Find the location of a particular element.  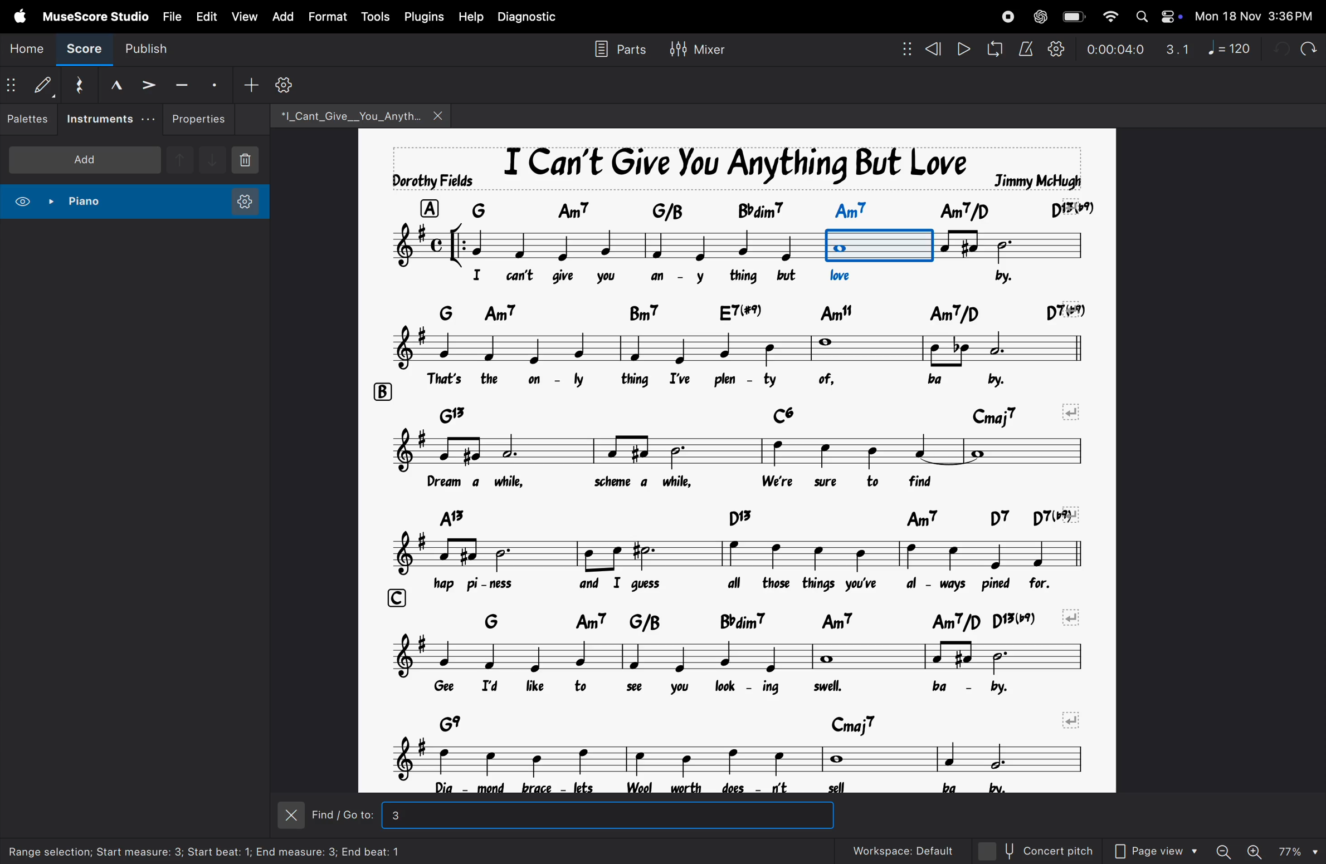

chord symbols is located at coordinates (757, 411).